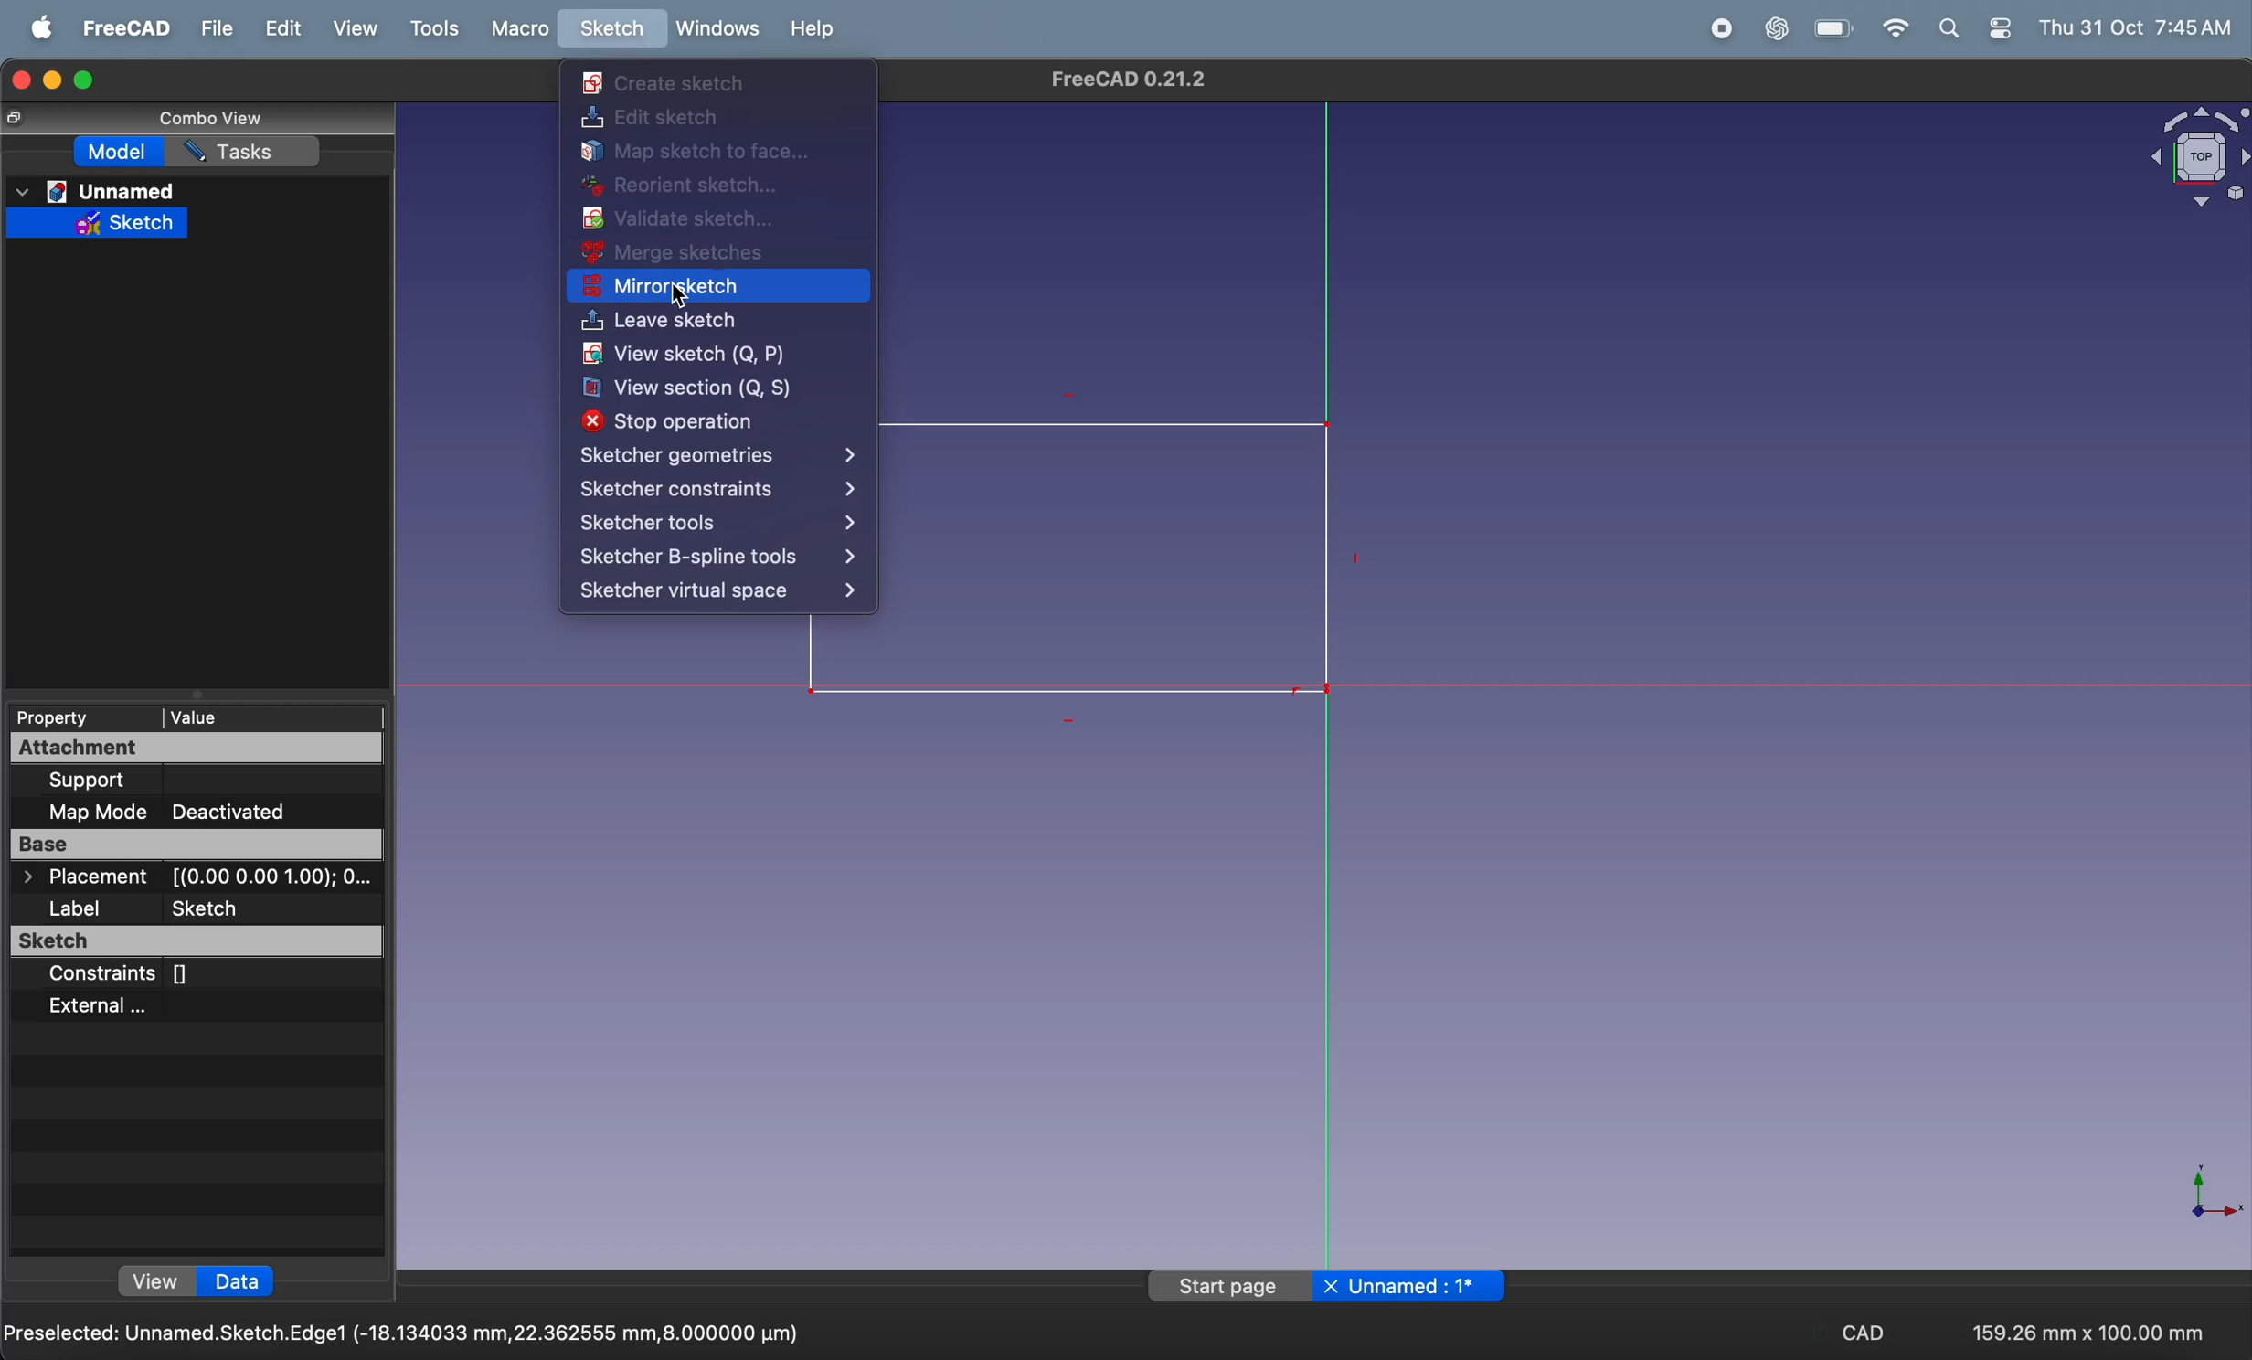  I want to click on view data, so click(187, 1280).